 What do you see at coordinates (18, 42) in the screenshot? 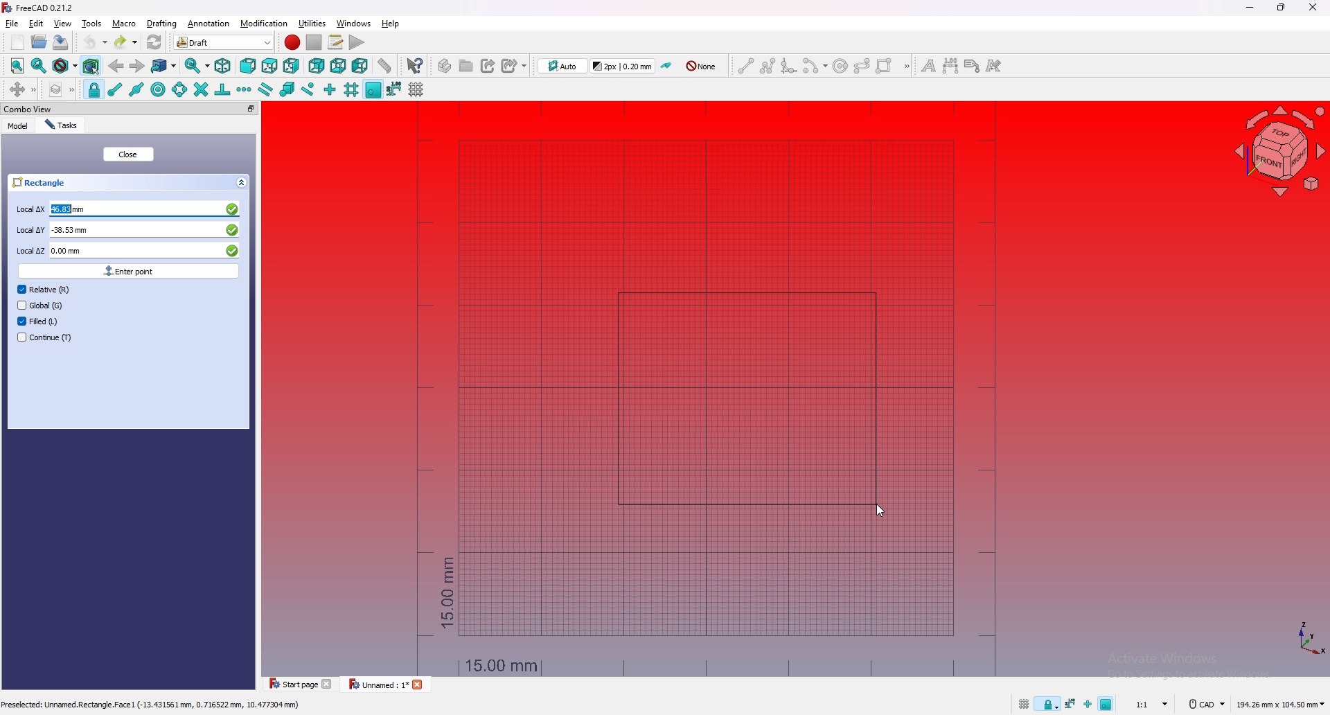
I see `new` at bounding box center [18, 42].